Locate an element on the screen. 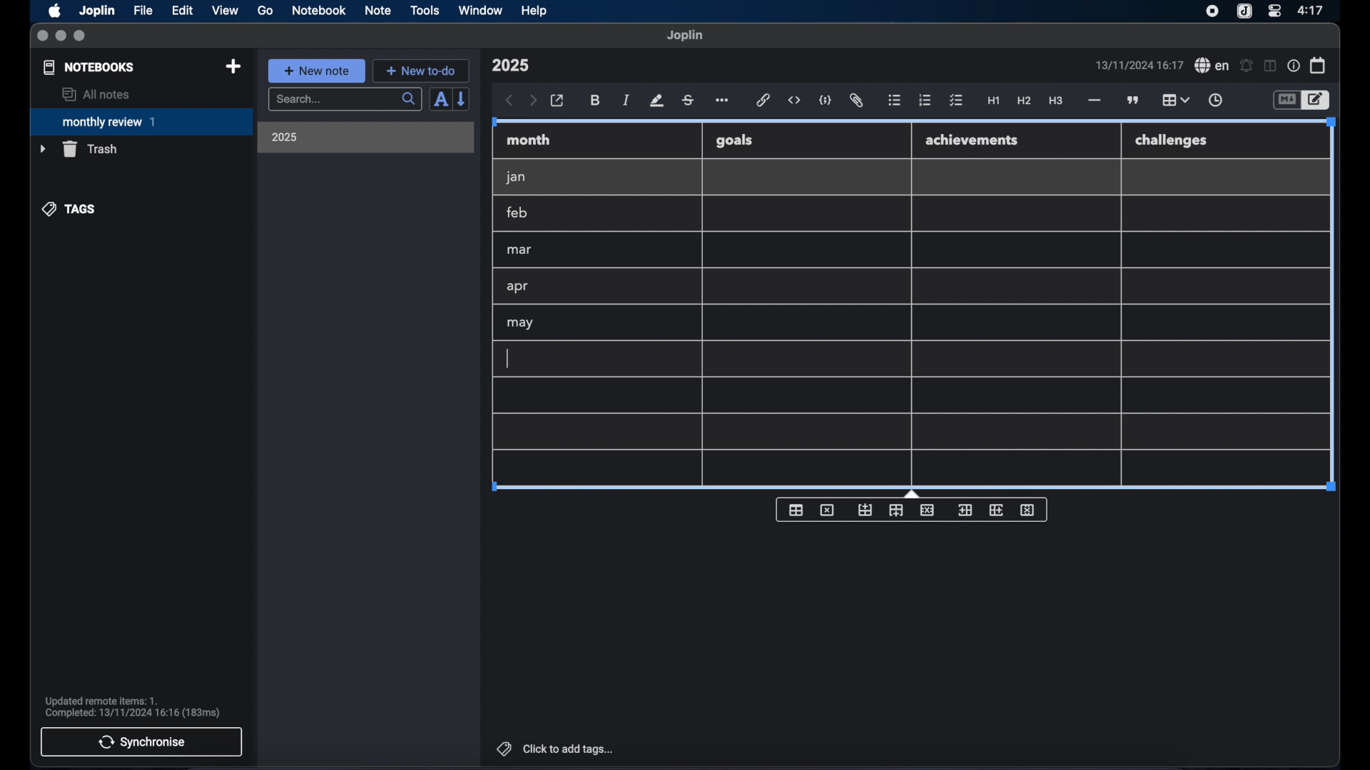 This screenshot has height=770, width=1370. window is located at coordinates (481, 10).